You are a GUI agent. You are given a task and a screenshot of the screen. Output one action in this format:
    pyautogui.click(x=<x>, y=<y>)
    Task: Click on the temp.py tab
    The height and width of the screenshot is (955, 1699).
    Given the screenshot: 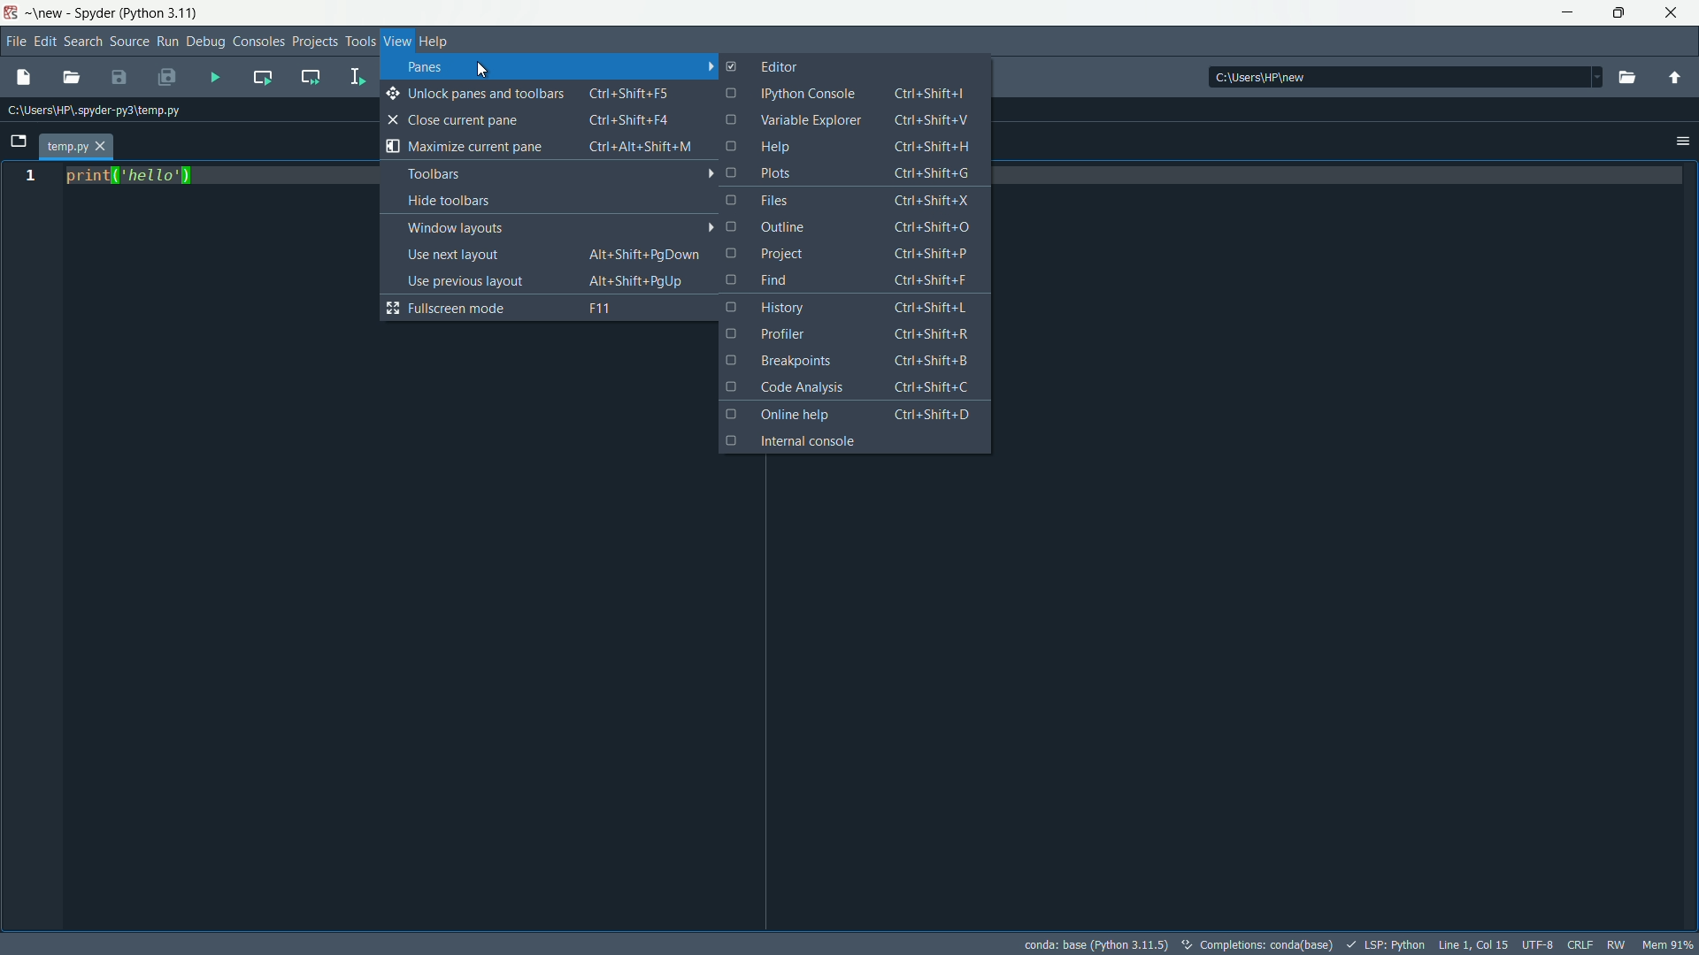 What is the action you would take?
    pyautogui.click(x=73, y=146)
    